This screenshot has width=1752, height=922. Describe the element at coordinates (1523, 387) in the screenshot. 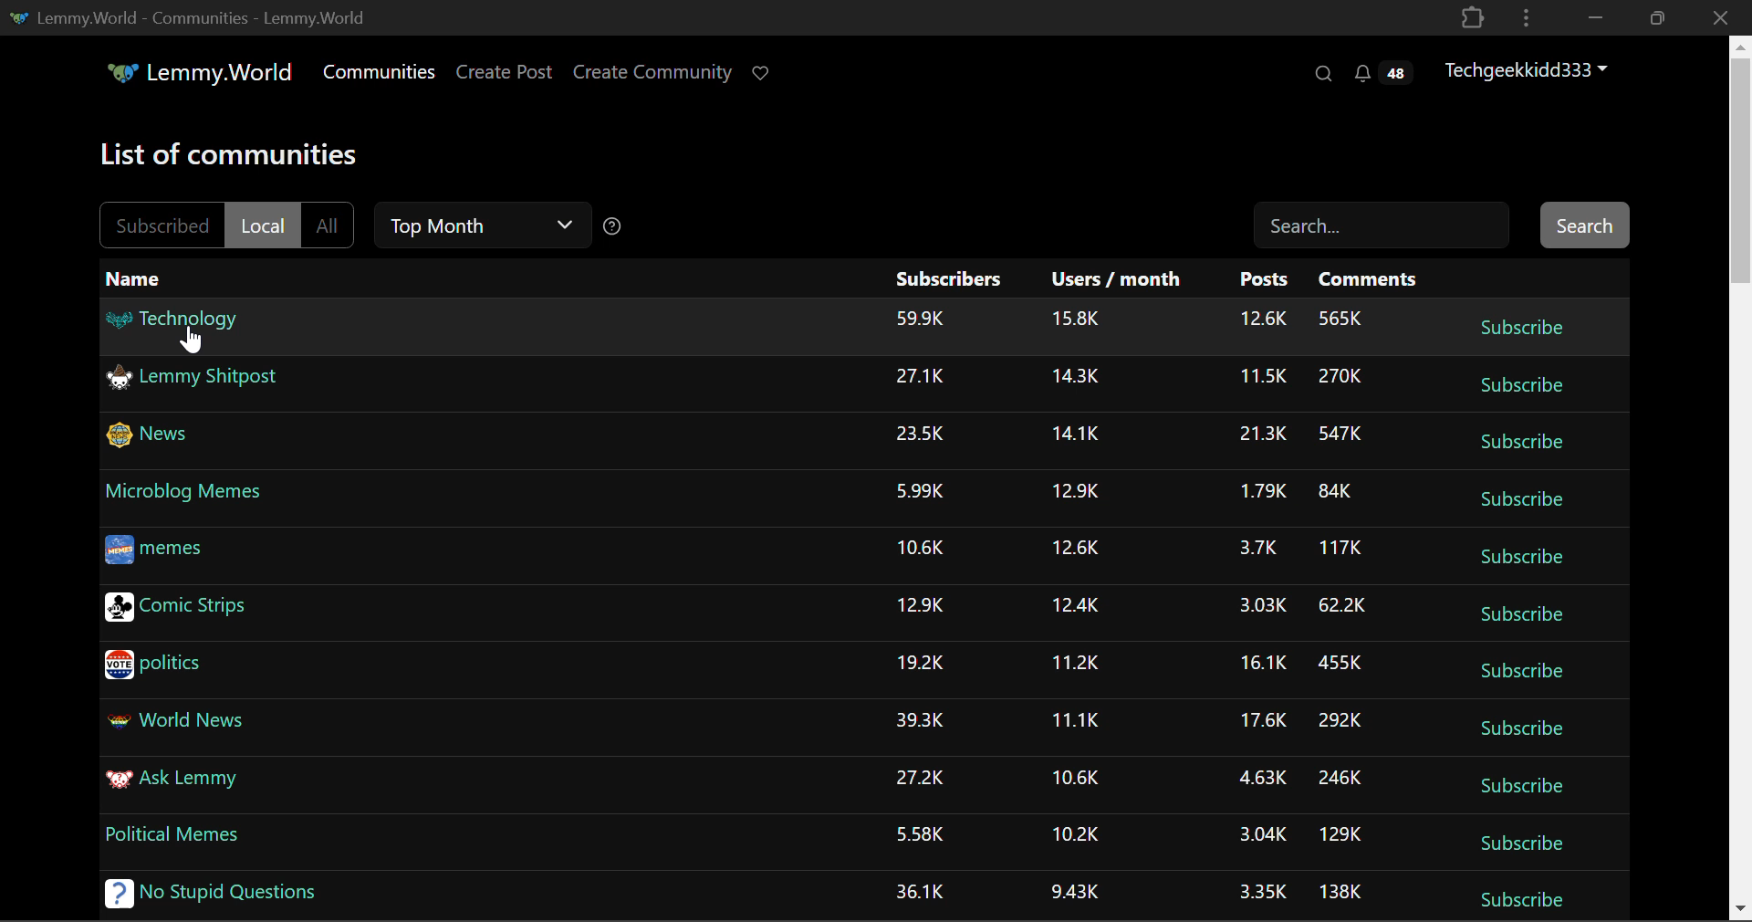

I see `Subscribe` at that location.